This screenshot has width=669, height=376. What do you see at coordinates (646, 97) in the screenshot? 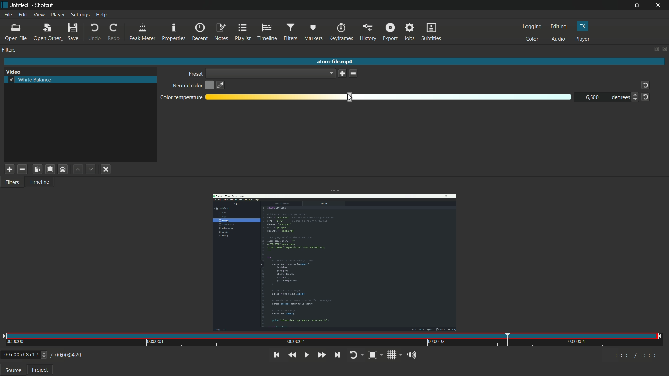
I see `reset to default` at bounding box center [646, 97].